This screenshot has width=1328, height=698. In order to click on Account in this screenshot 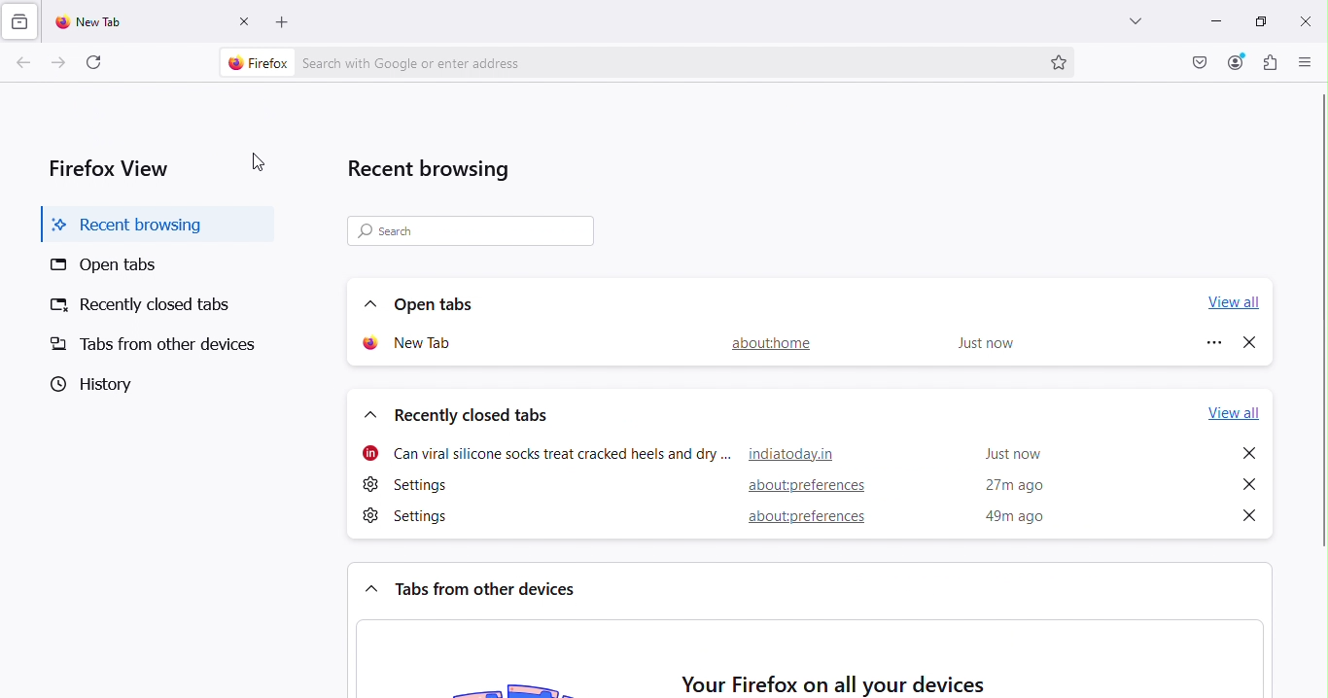, I will do `click(1236, 61)`.